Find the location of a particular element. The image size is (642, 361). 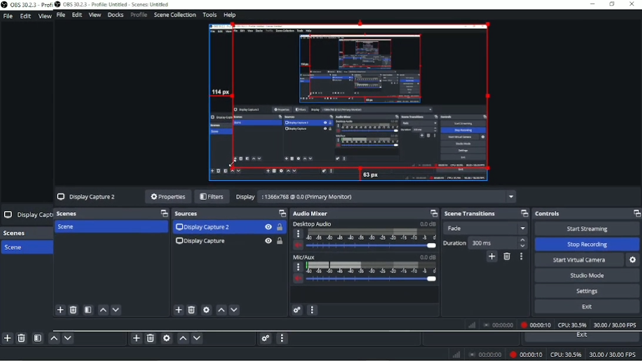

Move scene up is located at coordinates (54, 338).